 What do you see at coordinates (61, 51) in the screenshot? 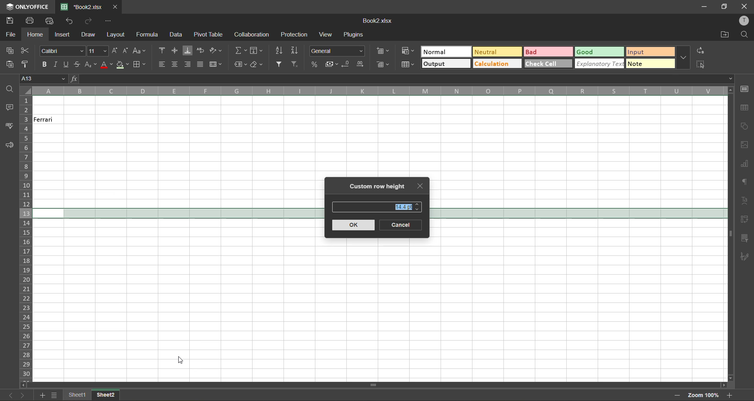
I see `font style` at bounding box center [61, 51].